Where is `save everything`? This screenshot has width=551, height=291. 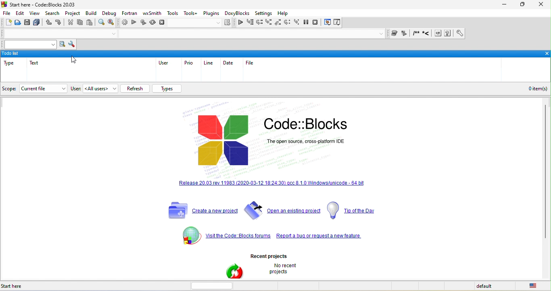 save everything is located at coordinates (38, 23).